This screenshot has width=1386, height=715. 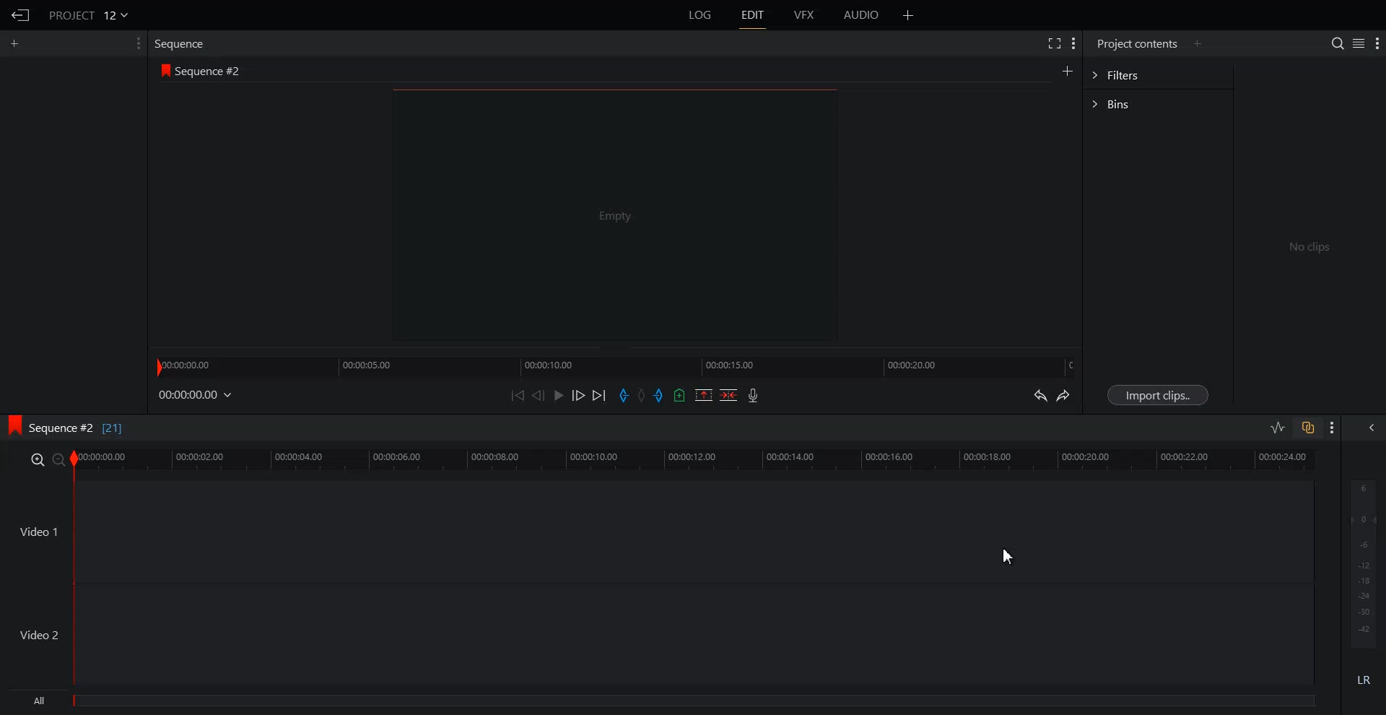 I want to click on Video Preview, so click(x=615, y=215).